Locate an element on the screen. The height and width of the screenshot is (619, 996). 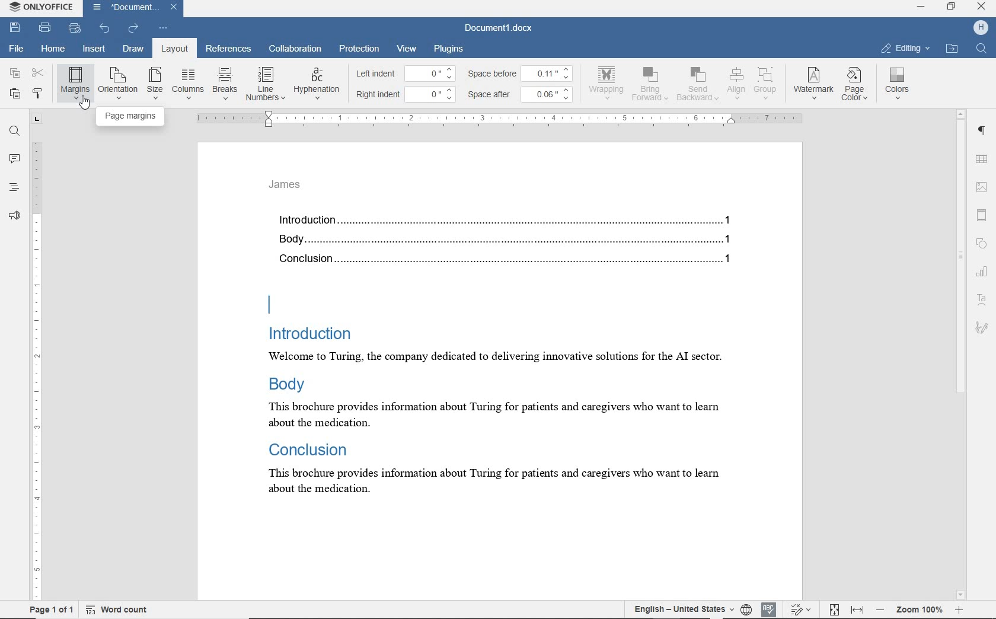
header & footer is located at coordinates (985, 216).